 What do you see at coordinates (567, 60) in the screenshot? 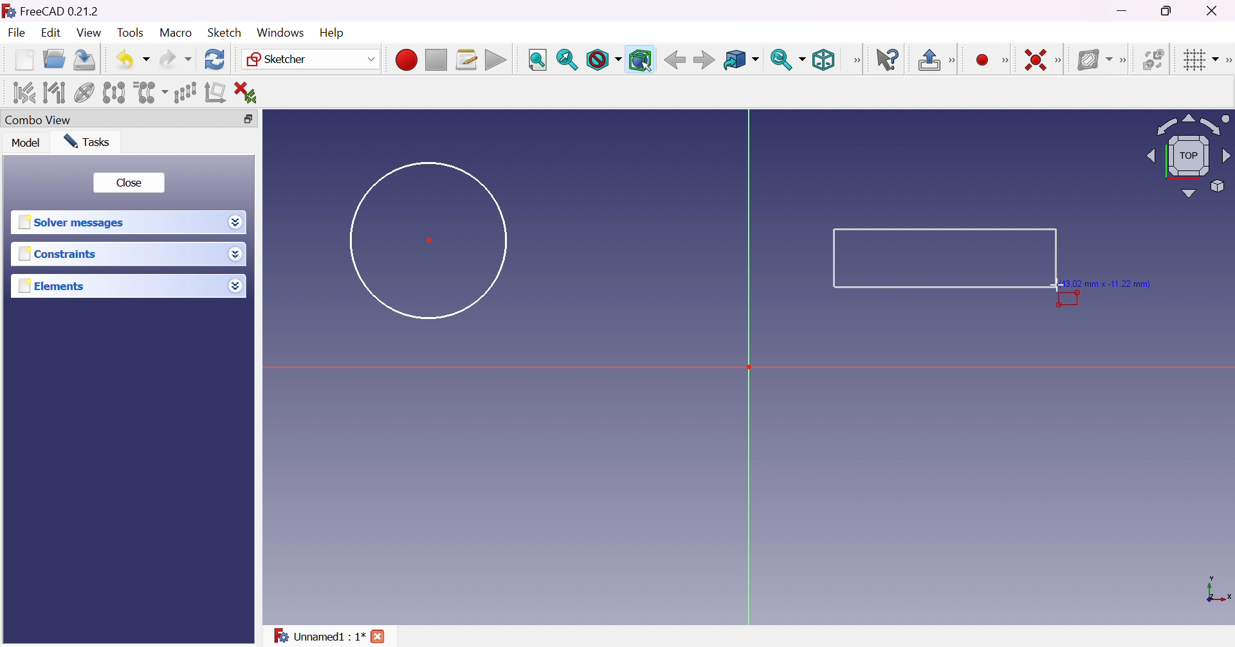
I see `Fit selection` at bounding box center [567, 60].